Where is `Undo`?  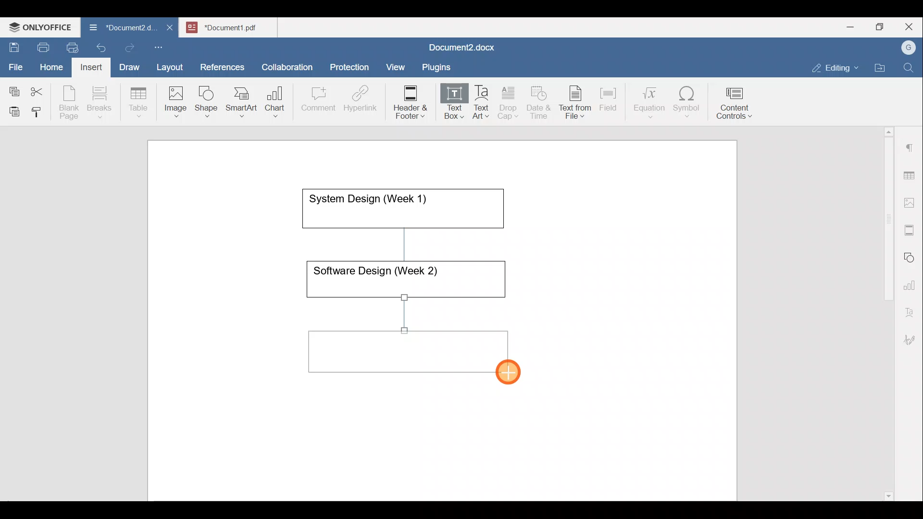
Undo is located at coordinates (99, 46).